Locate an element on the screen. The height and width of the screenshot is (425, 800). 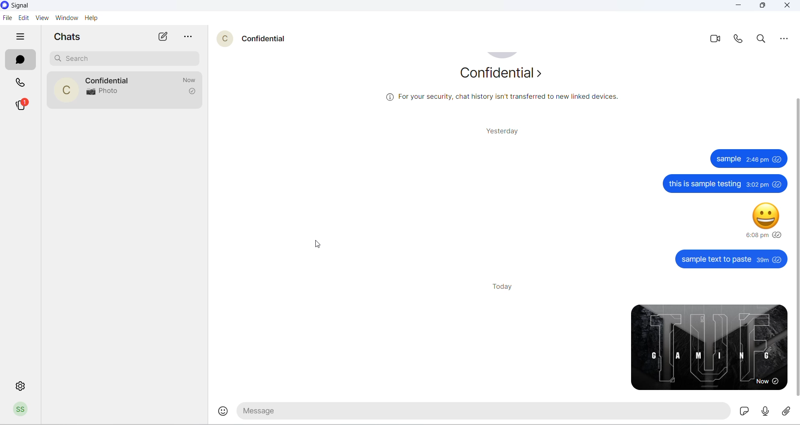
security related text is located at coordinates (491, 97).